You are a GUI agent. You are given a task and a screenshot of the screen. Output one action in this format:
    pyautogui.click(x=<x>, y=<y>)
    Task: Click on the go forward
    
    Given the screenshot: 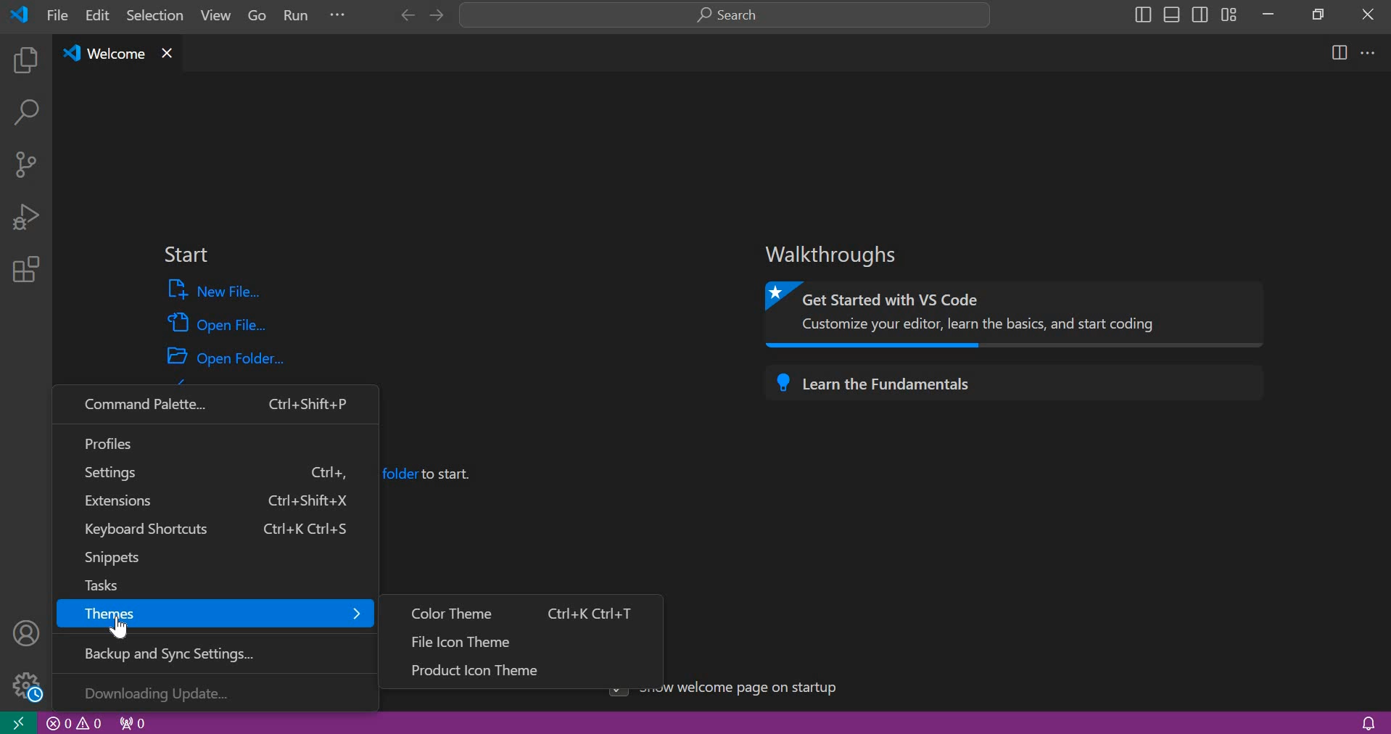 What is the action you would take?
    pyautogui.click(x=434, y=16)
    